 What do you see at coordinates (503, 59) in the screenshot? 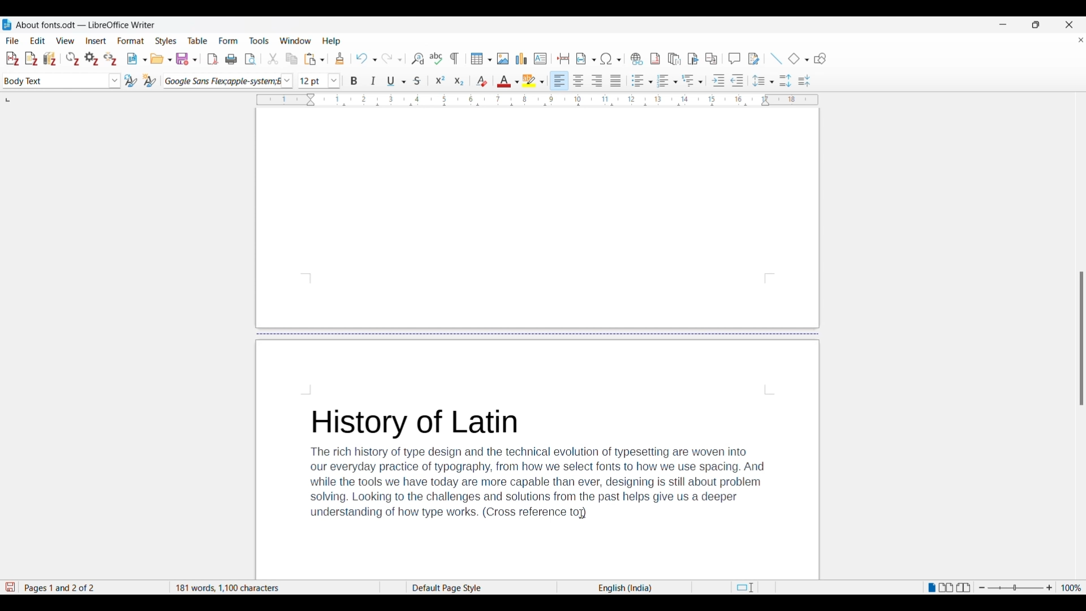
I see `Insert image` at bounding box center [503, 59].